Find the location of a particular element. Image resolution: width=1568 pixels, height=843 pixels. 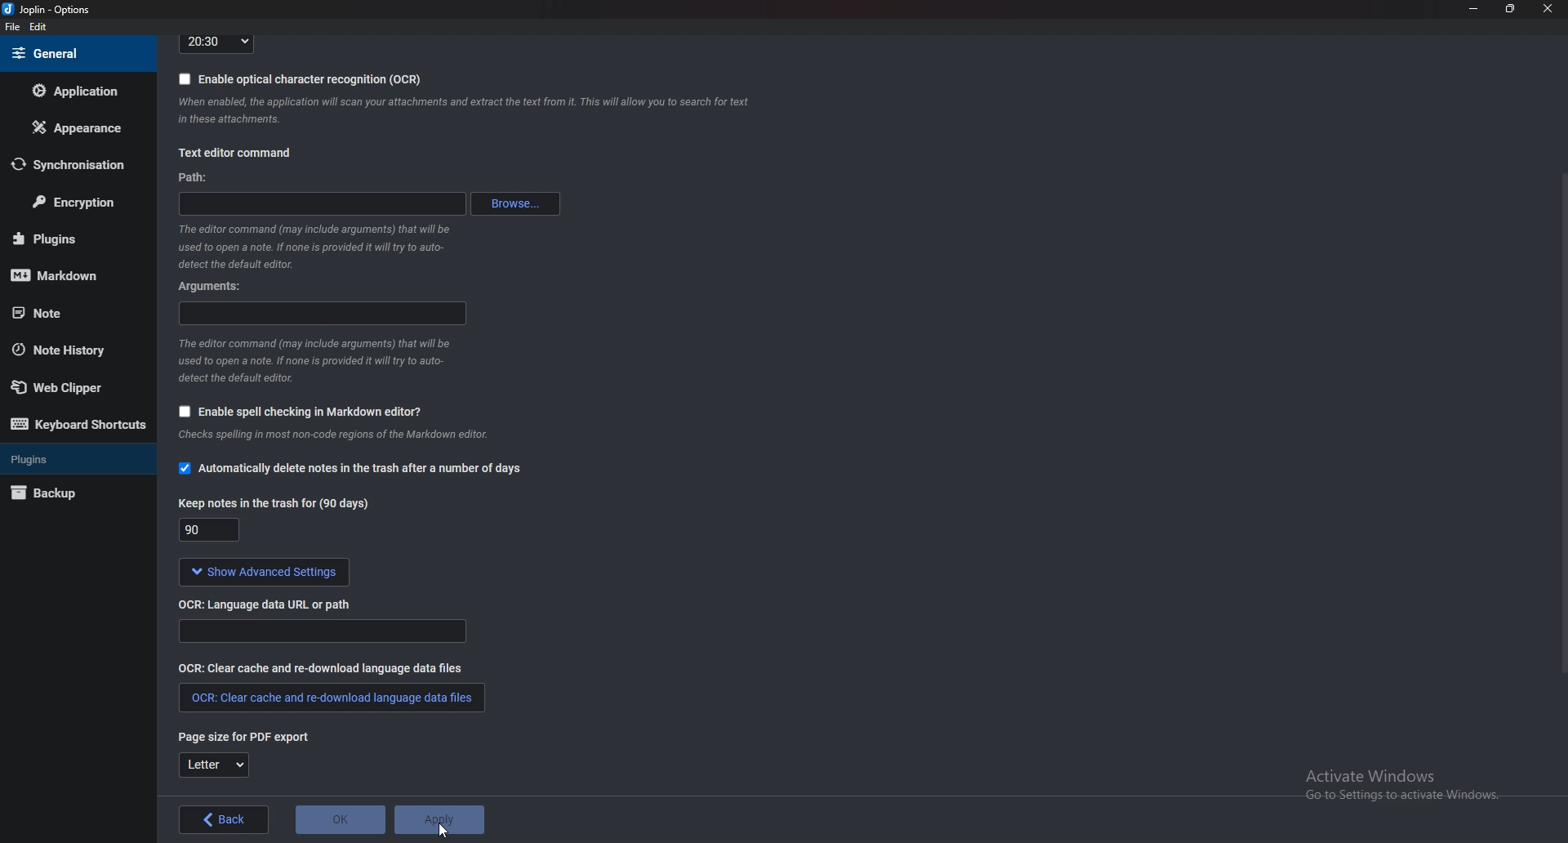

path is located at coordinates (195, 178).